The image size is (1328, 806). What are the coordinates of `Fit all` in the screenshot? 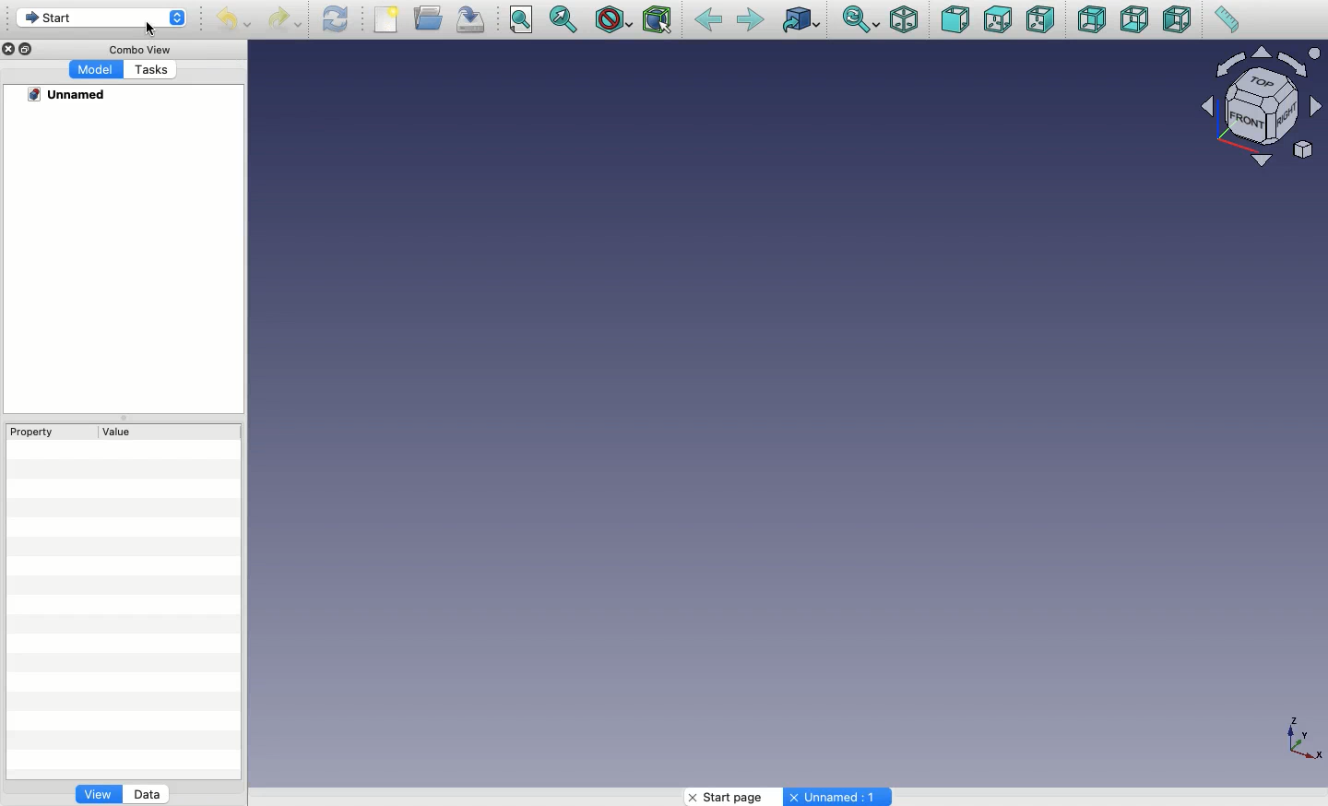 It's located at (523, 20).